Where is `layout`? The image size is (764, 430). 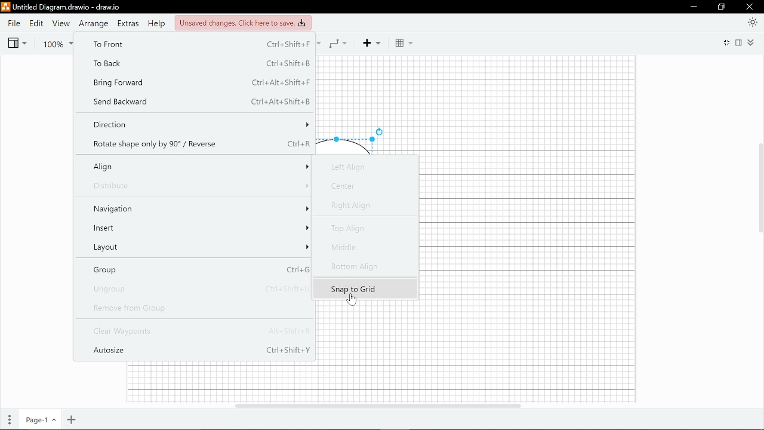
layout is located at coordinates (199, 249).